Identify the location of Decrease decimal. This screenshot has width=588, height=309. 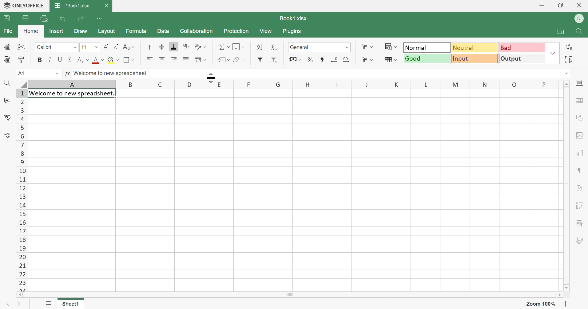
(335, 59).